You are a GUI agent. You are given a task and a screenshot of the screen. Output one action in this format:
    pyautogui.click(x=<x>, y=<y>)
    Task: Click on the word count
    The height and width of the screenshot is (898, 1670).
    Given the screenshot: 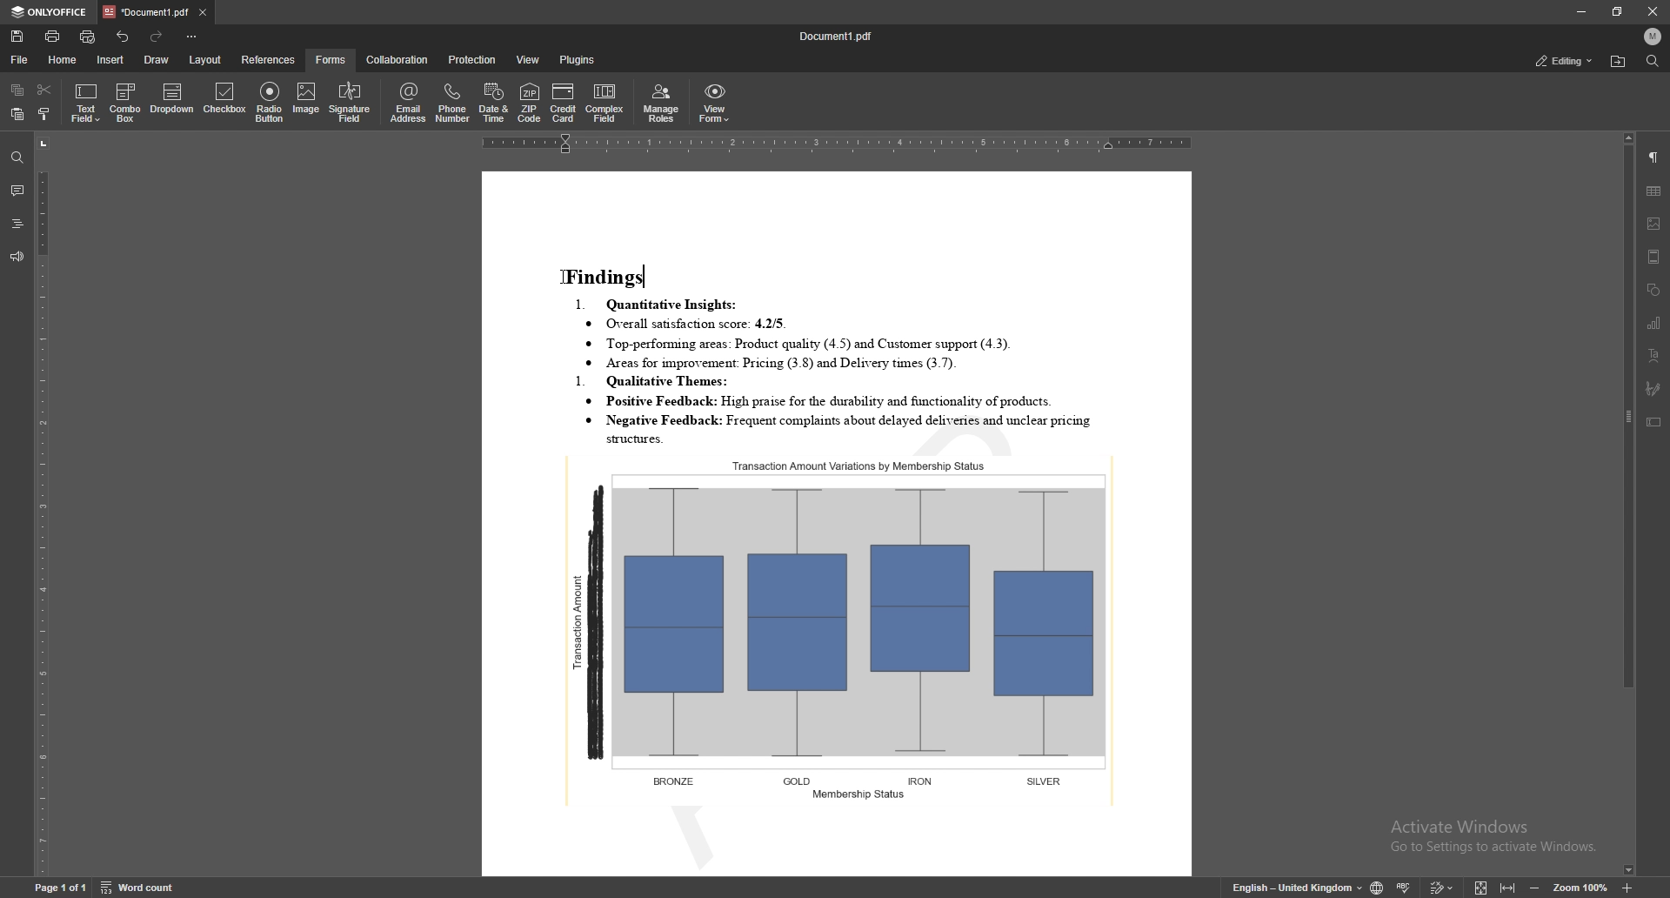 What is the action you would take?
    pyautogui.click(x=138, y=888)
    